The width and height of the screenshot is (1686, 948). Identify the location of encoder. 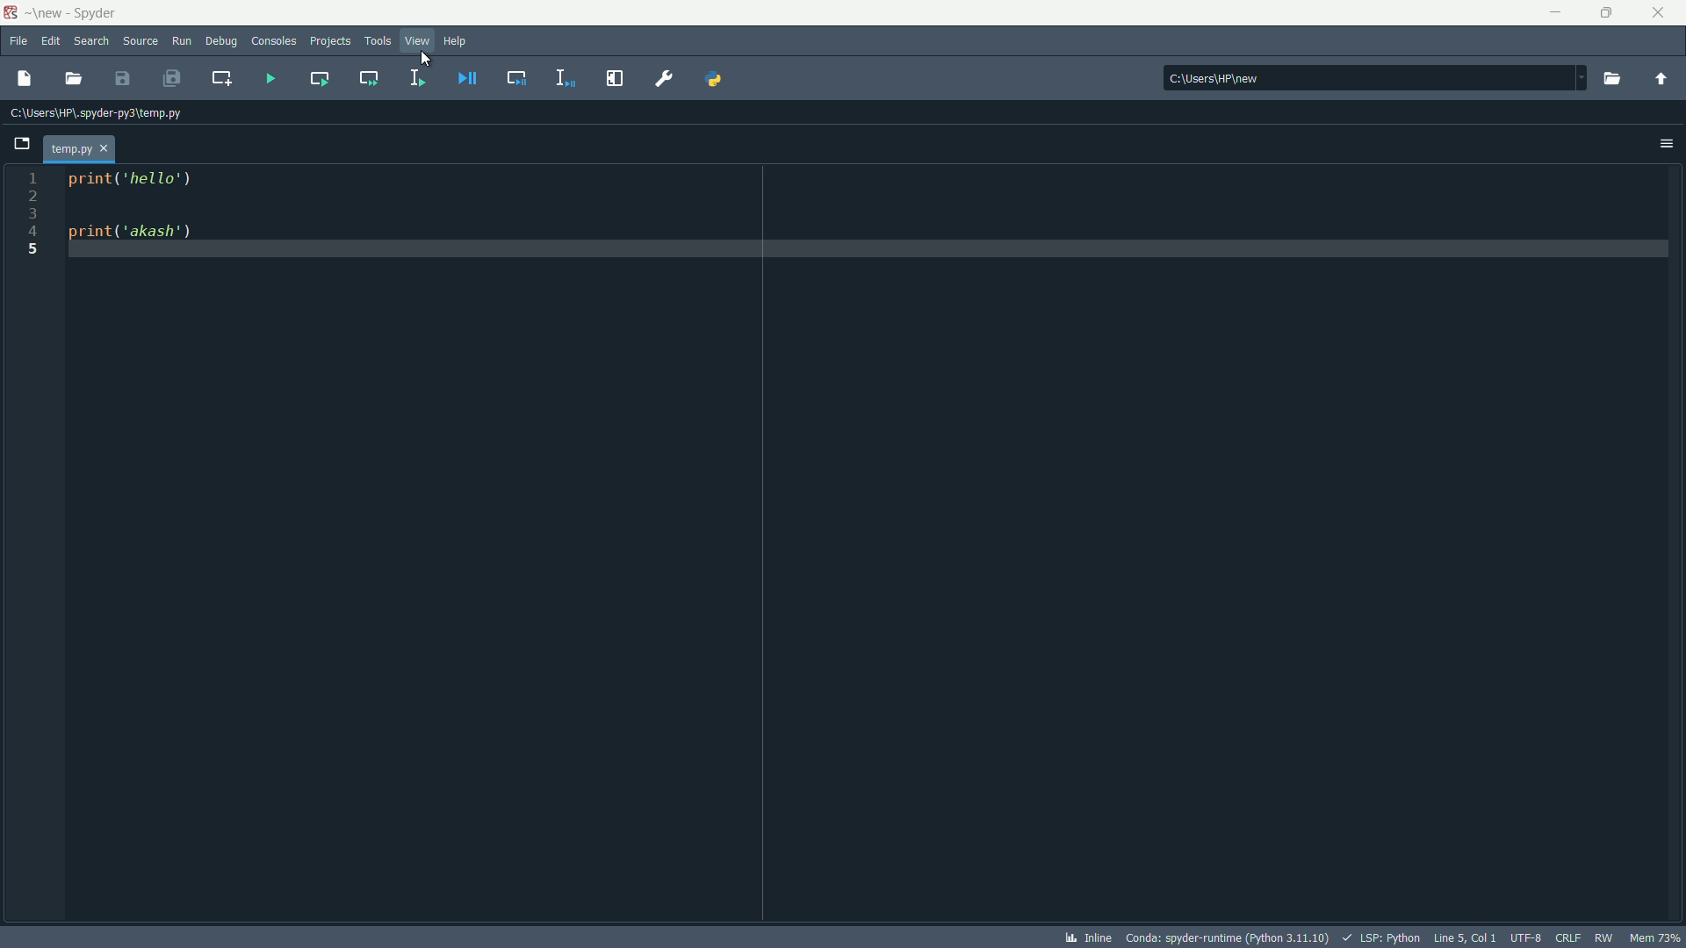
(1528, 937).